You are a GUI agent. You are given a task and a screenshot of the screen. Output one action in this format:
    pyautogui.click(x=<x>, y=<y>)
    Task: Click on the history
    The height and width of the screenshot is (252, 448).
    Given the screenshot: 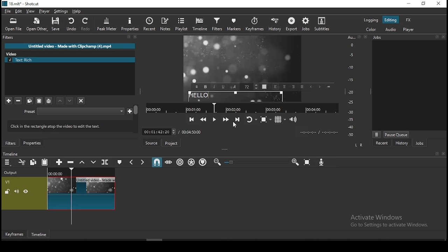 What is the action you would take?
    pyautogui.click(x=401, y=143)
    